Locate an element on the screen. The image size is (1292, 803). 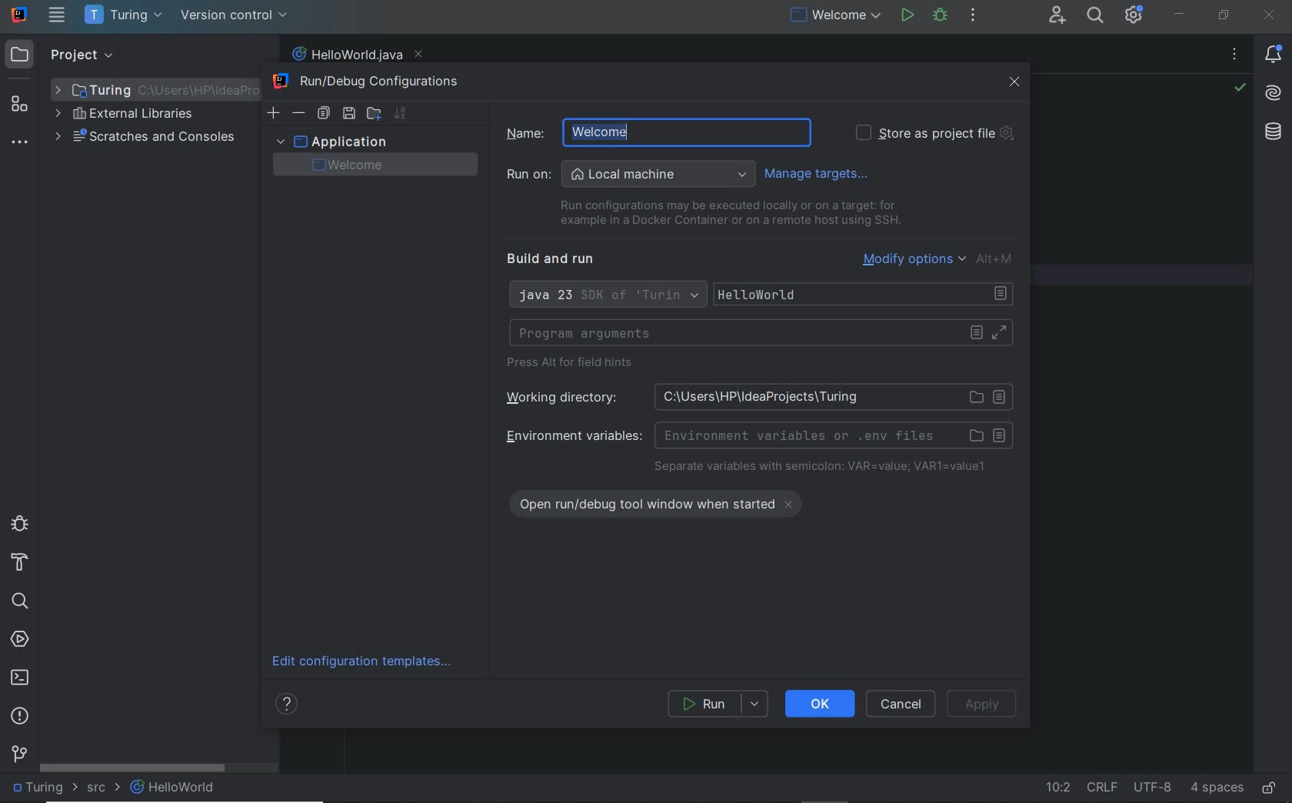
search everywhere is located at coordinates (1096, 17).